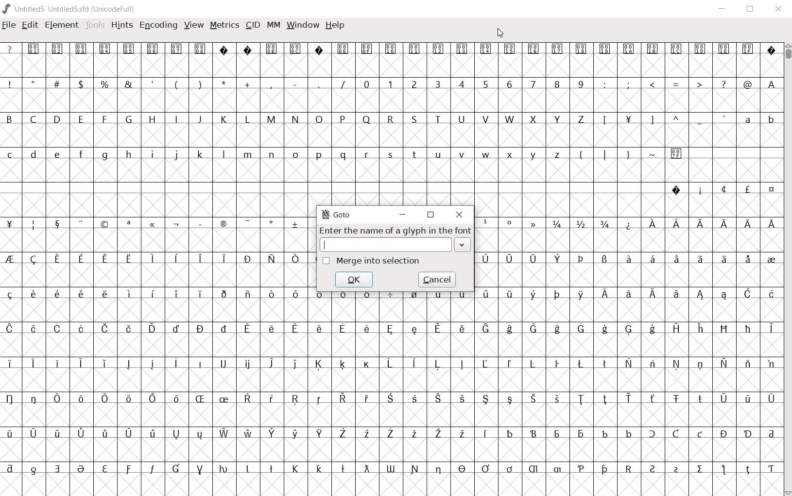 This screenshot has height=496, width=792. What do you see at coordinates (55, 363) in the screenshot?
I see `Symbol` at bounding box center [55, 363].